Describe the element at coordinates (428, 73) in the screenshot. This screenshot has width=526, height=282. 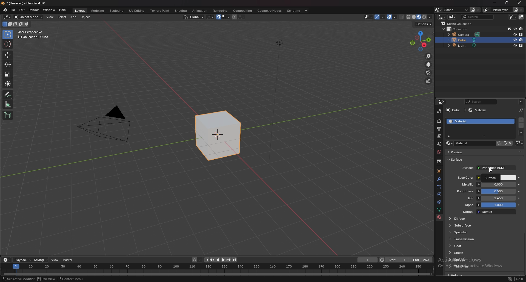
I see `camera view` at that location.